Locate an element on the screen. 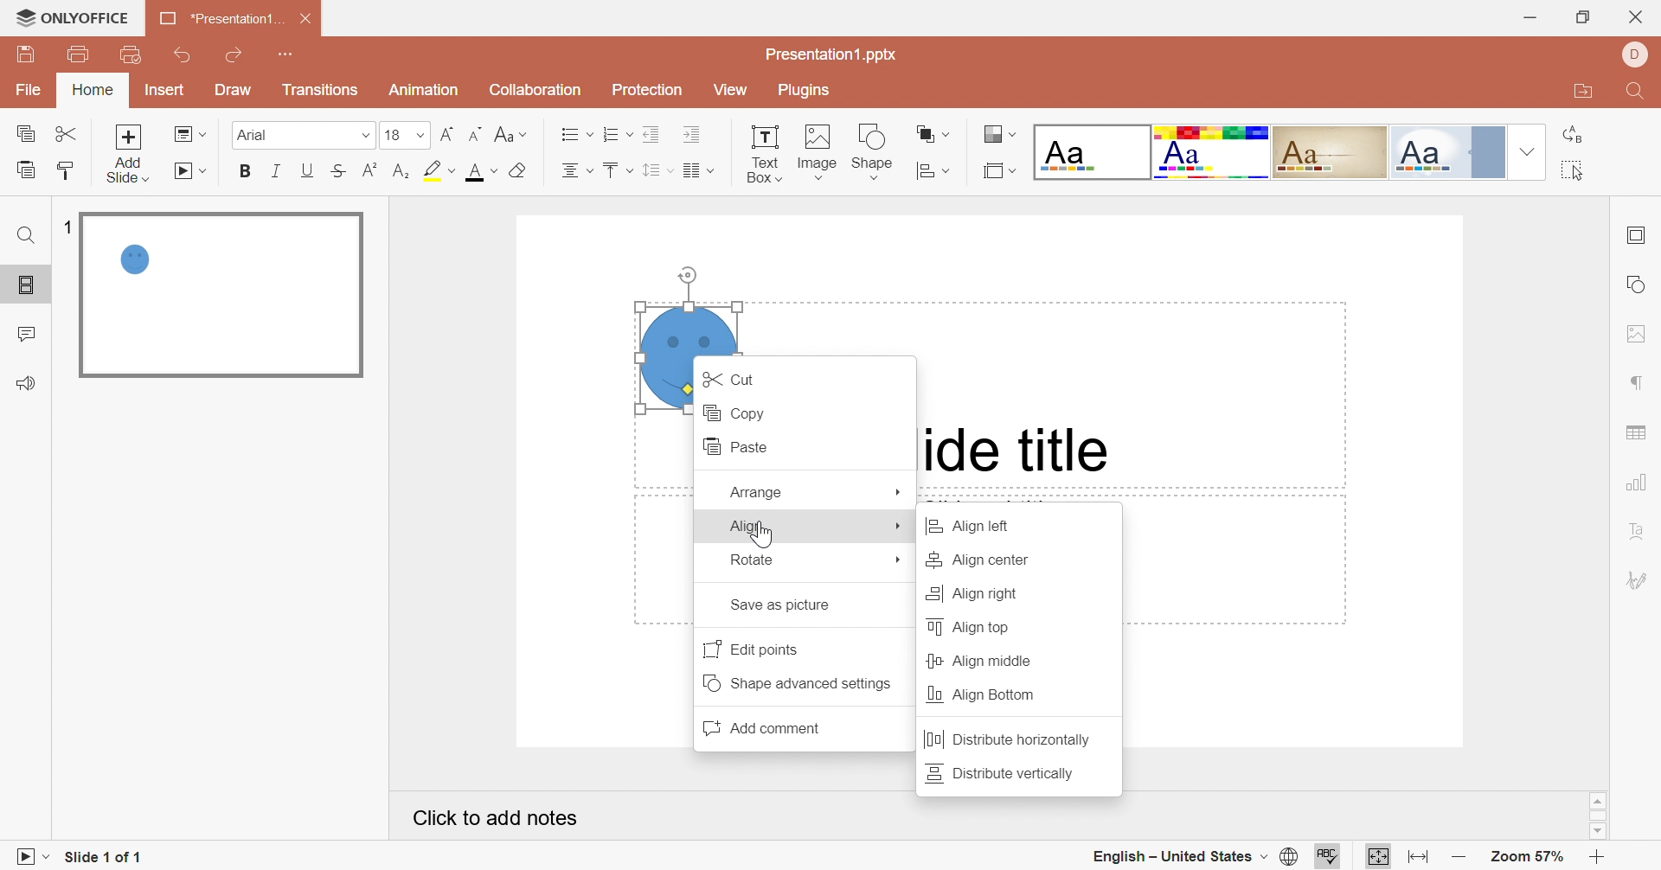  Restore Down is located at coordinates (1581, 20).